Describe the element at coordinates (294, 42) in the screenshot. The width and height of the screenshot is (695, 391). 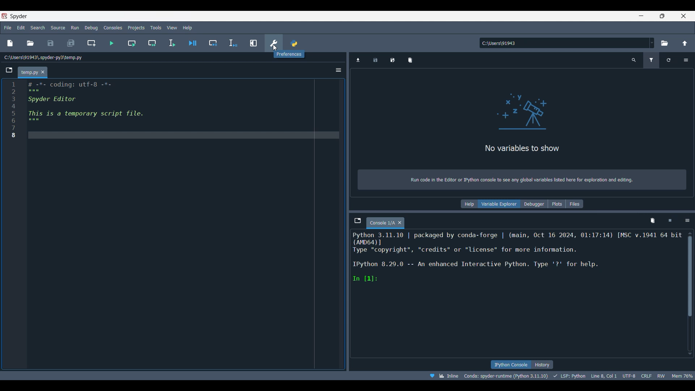
I see `PYTHONPATH manager` at that location.